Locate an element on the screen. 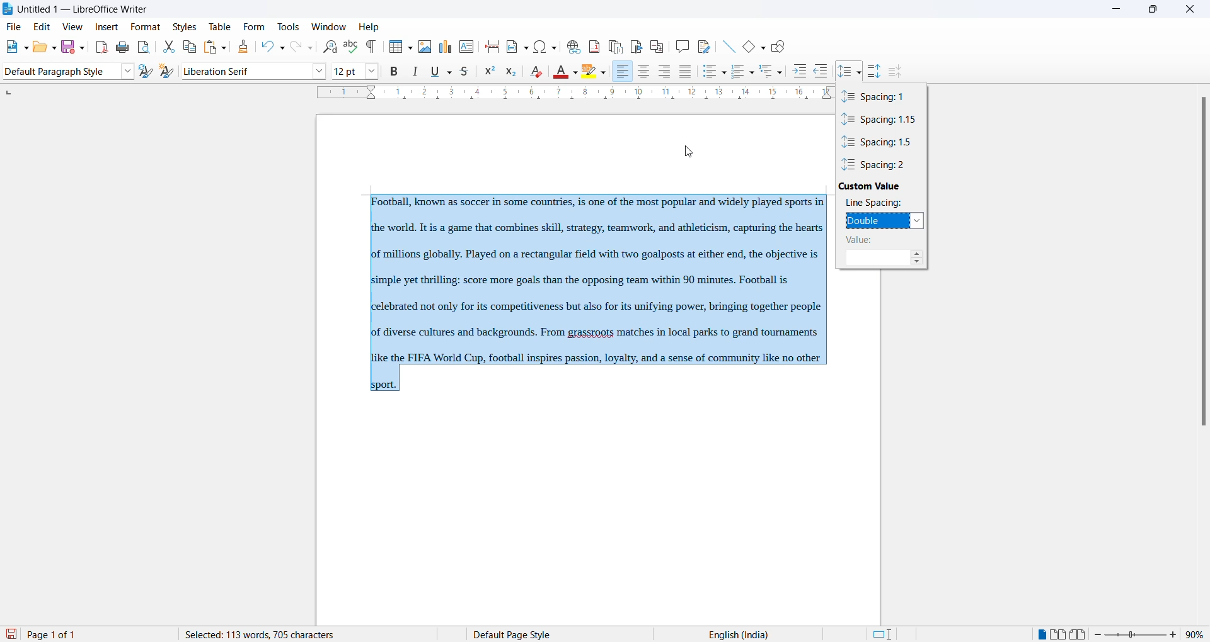 The width and height of the screenshot is (1210, 642). line spacing option dropdown is located at coordinates (858, 72).